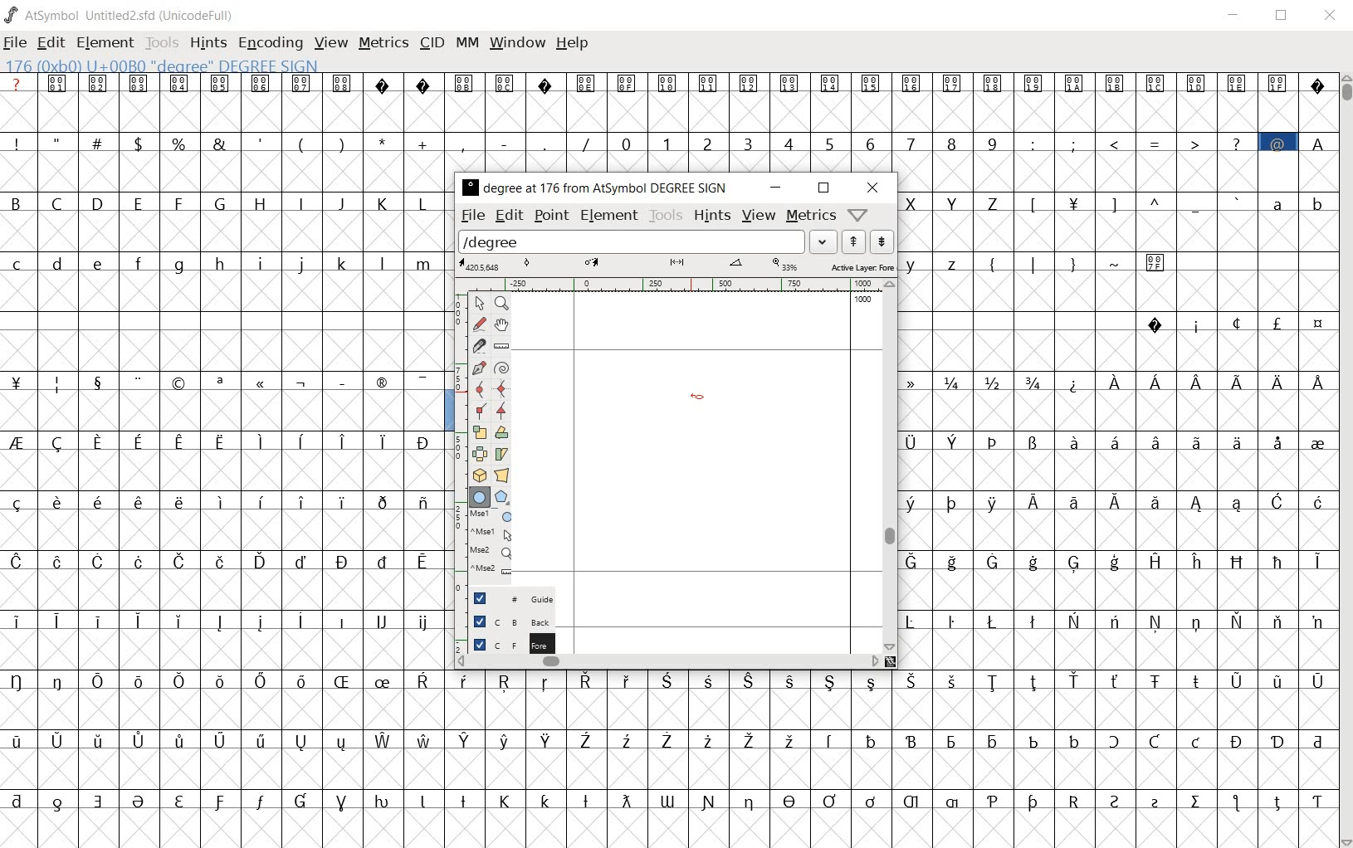 The height and width of the screenshot is (848, 1353). I want to click on special letters, so click(1117, 618).